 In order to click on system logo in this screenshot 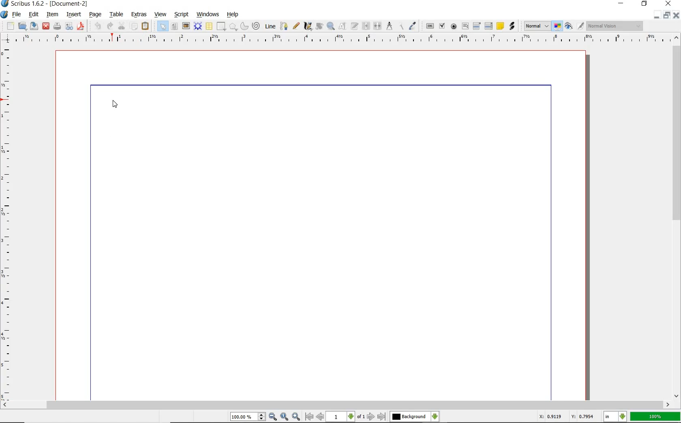, I will do `click(5, 14)`.